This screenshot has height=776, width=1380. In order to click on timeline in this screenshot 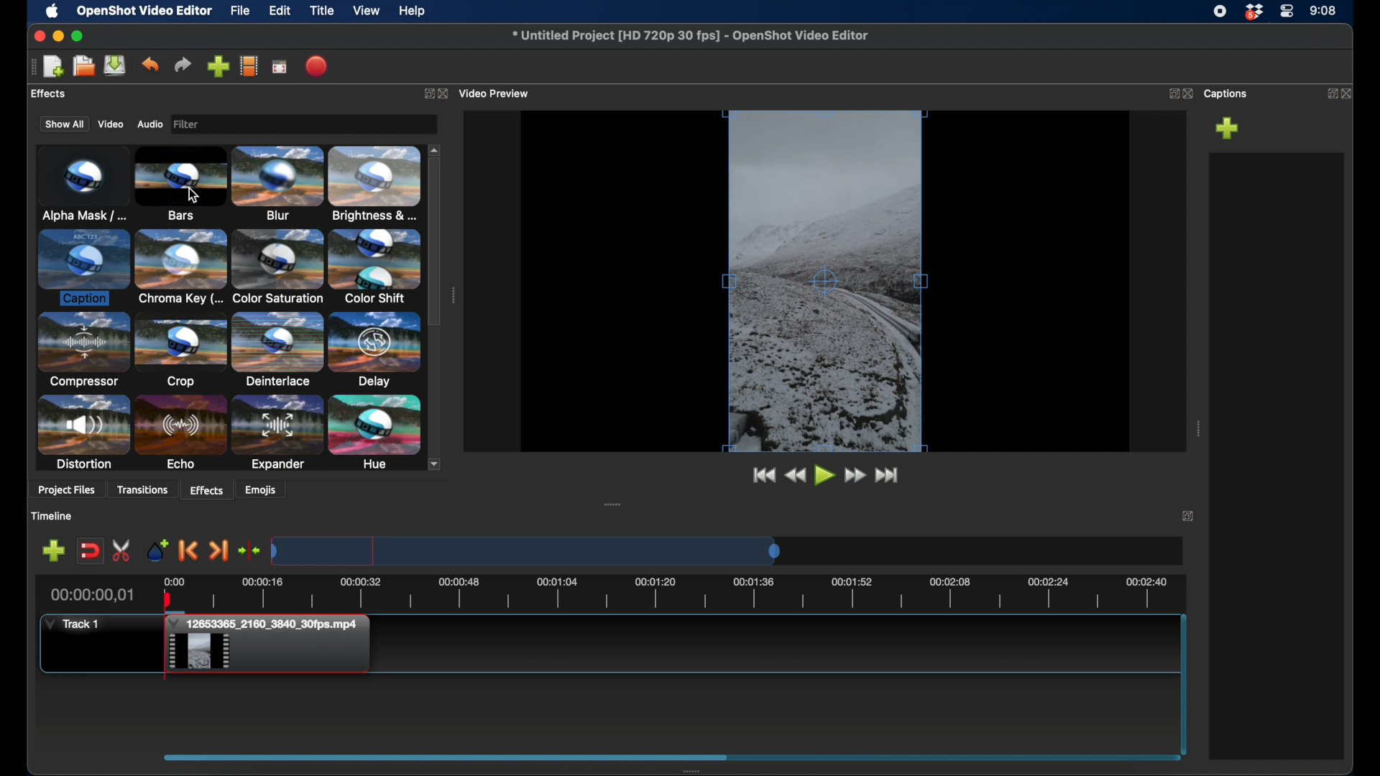, I will do `click(54, 516)`.